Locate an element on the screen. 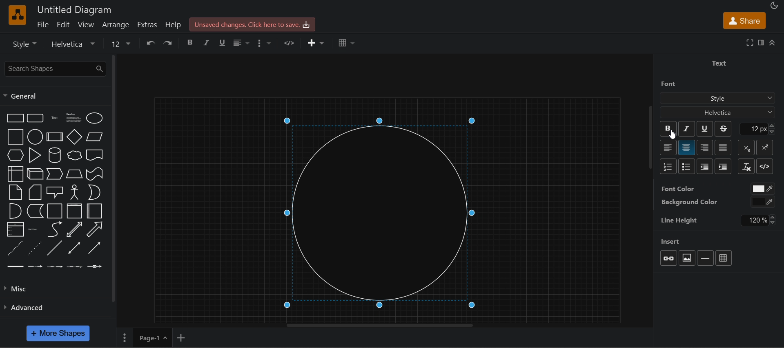 This screenshot has height=348, width=784. rectangle is located at coordinates (14, 118).